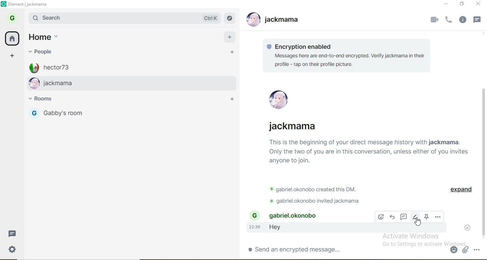  I want to click on emoji, so click(453, 249).